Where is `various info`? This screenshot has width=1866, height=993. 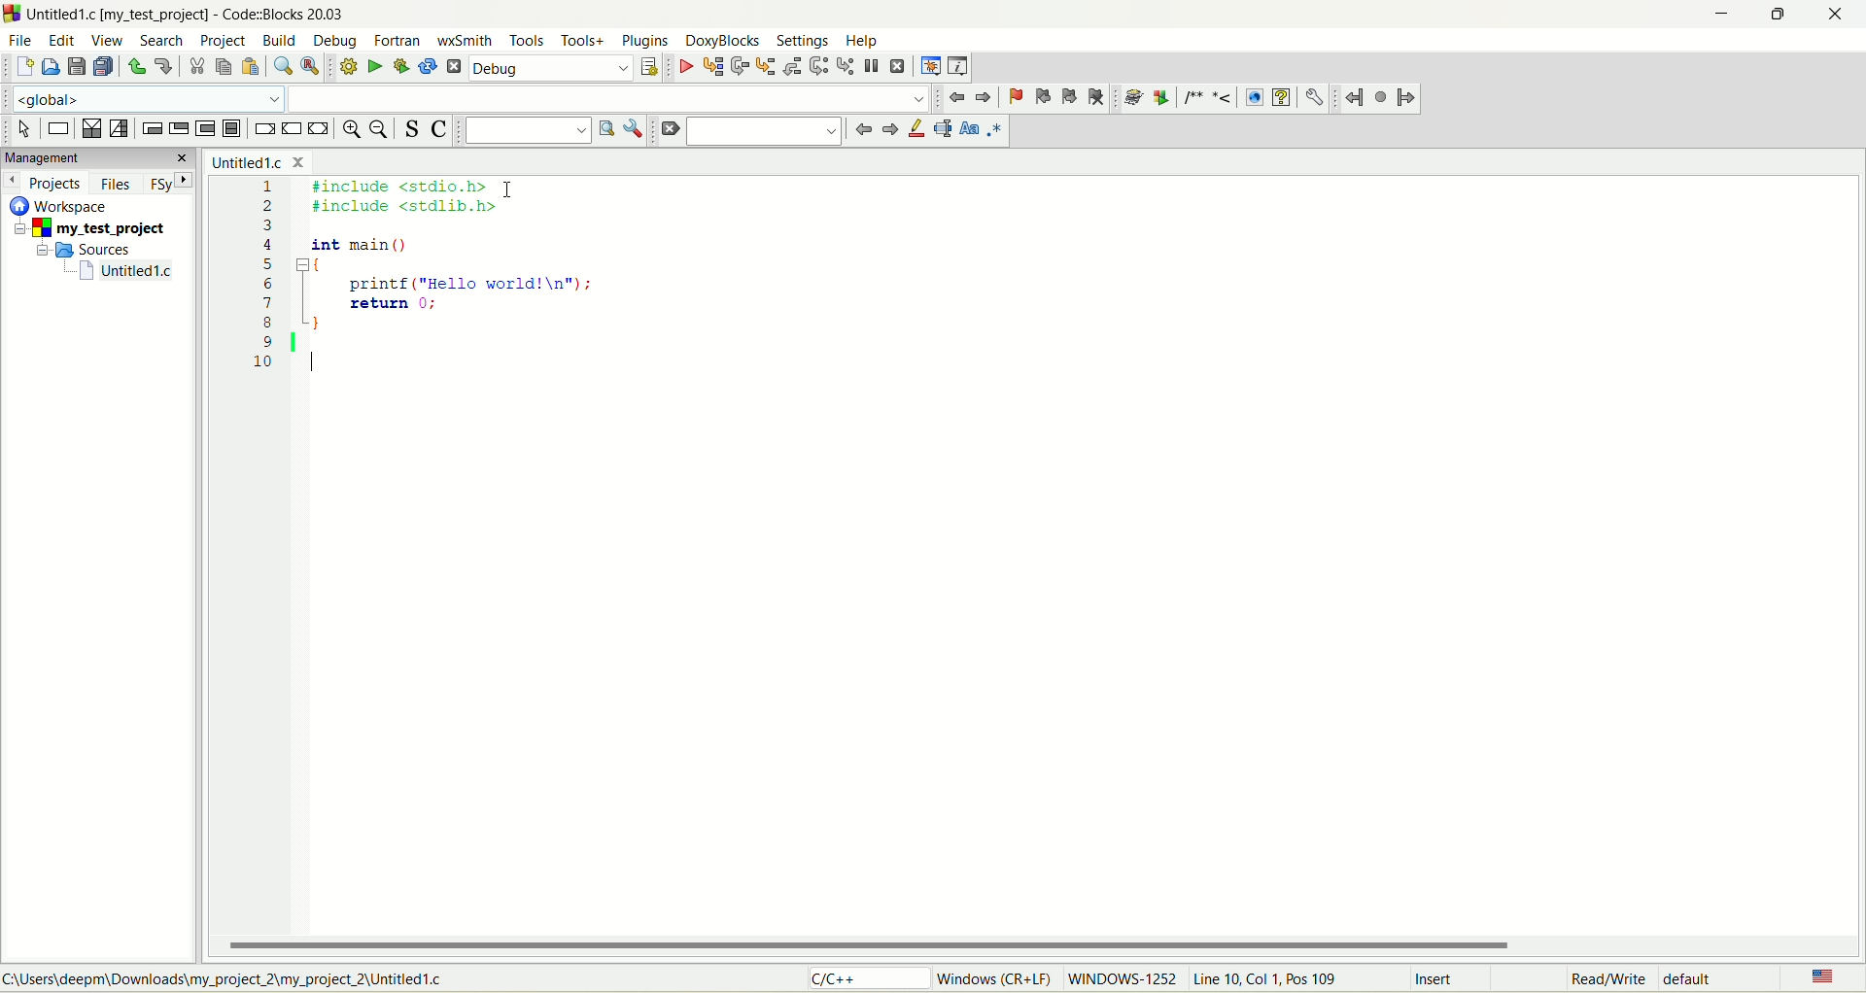 various info is located at coordinates (960, 65).